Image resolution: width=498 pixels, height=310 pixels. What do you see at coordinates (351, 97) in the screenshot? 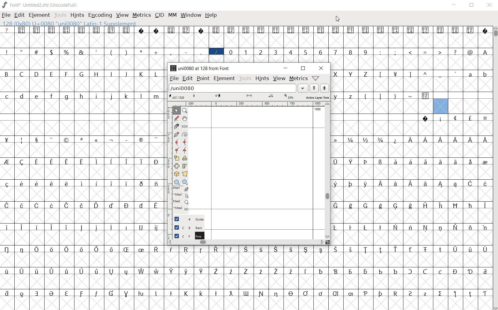
I see `glyph` at bounding box center [351, 97].